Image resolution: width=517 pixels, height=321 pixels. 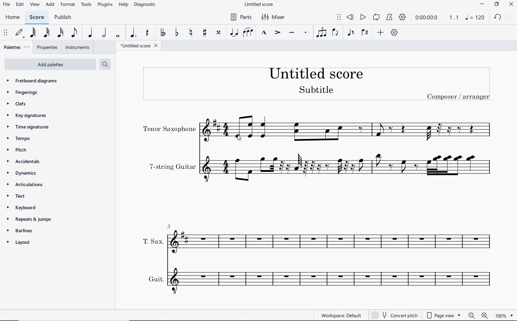 I want to click on KEYBOARD, so click(x=21, y=207).